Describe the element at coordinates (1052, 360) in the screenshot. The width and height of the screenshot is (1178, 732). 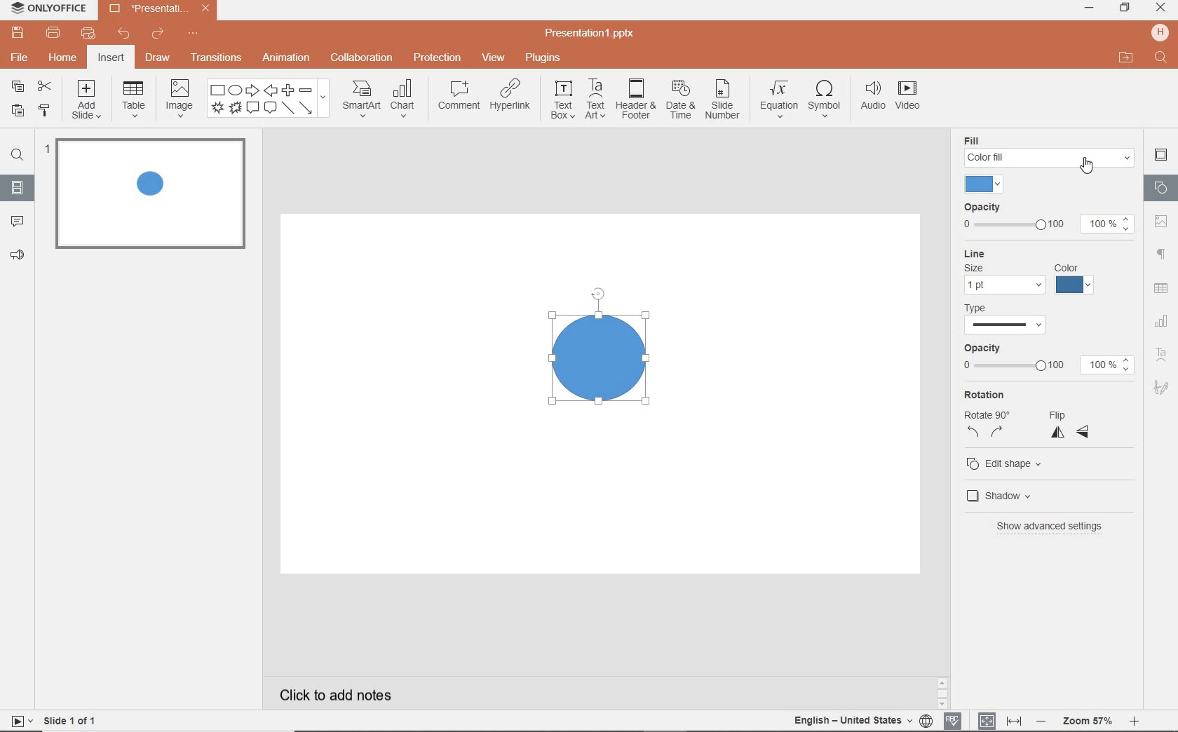
I see `opacity` at that location.